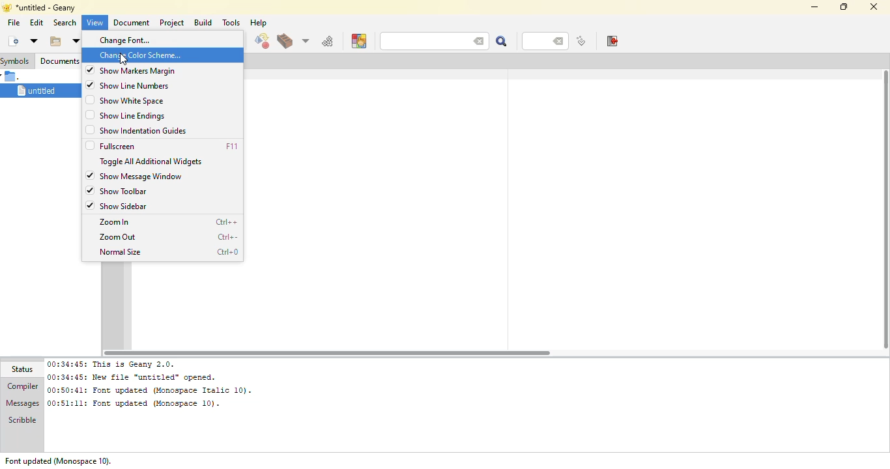 This screenshot has width=890, height=469. What do you see at coordinates (22, 404) in the screenshot?
I see `messages` at bounding box center [22, 404].